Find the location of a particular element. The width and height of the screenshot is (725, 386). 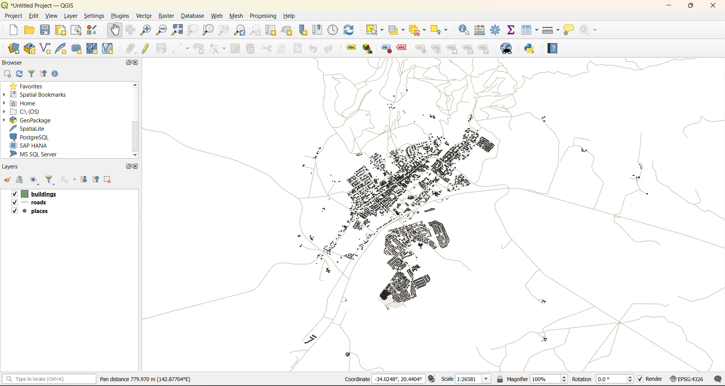

copy is located at coordinates (281, 49).